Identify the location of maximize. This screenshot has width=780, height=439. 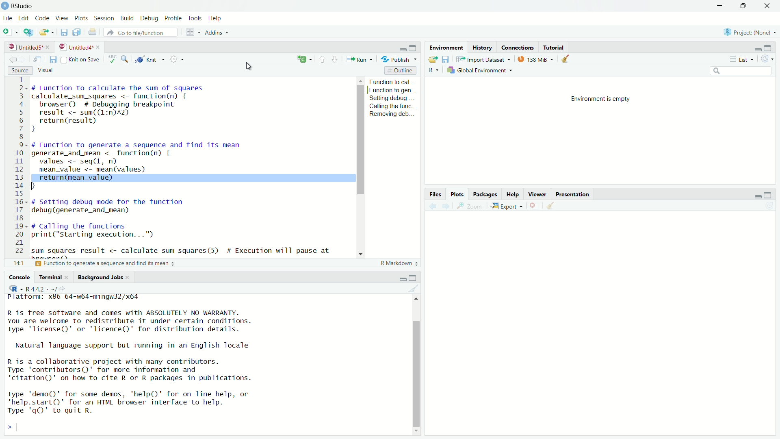
(770, 47).